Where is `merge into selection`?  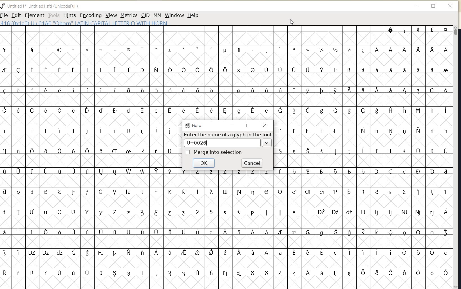
merge into selection is located at coordinates (215, 152).